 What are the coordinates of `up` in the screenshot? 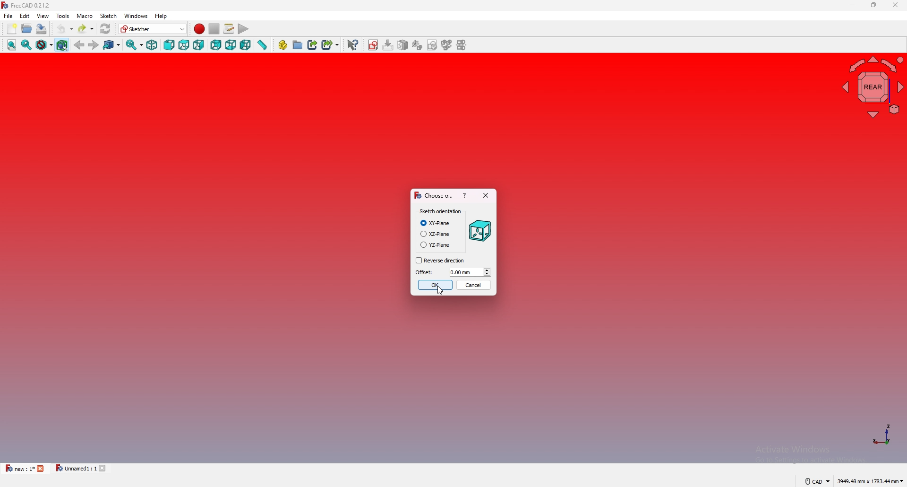 It's located at (489, 269).